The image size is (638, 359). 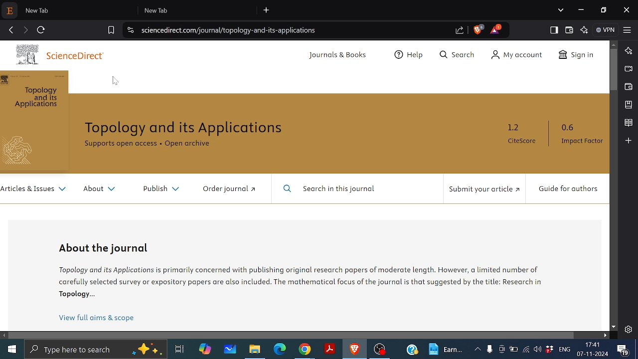 I want to click on cursor, so click(x=119, y=80).